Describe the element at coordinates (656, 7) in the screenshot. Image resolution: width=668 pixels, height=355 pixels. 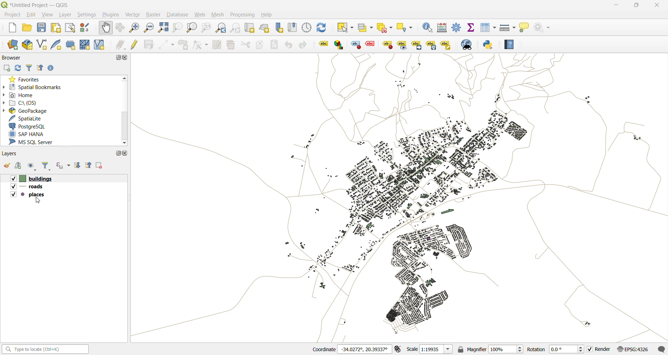
I see `close` at that location.